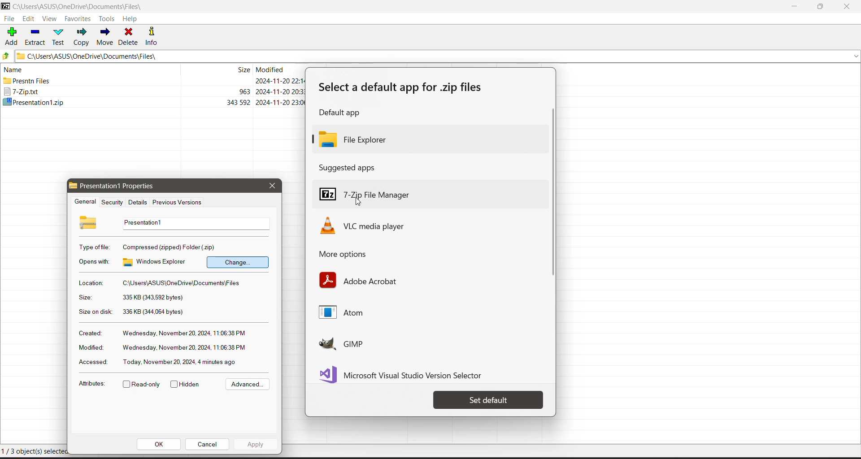 The image size is (861, 459). I want to click on Cursor on presentation file, so click(155, 102).